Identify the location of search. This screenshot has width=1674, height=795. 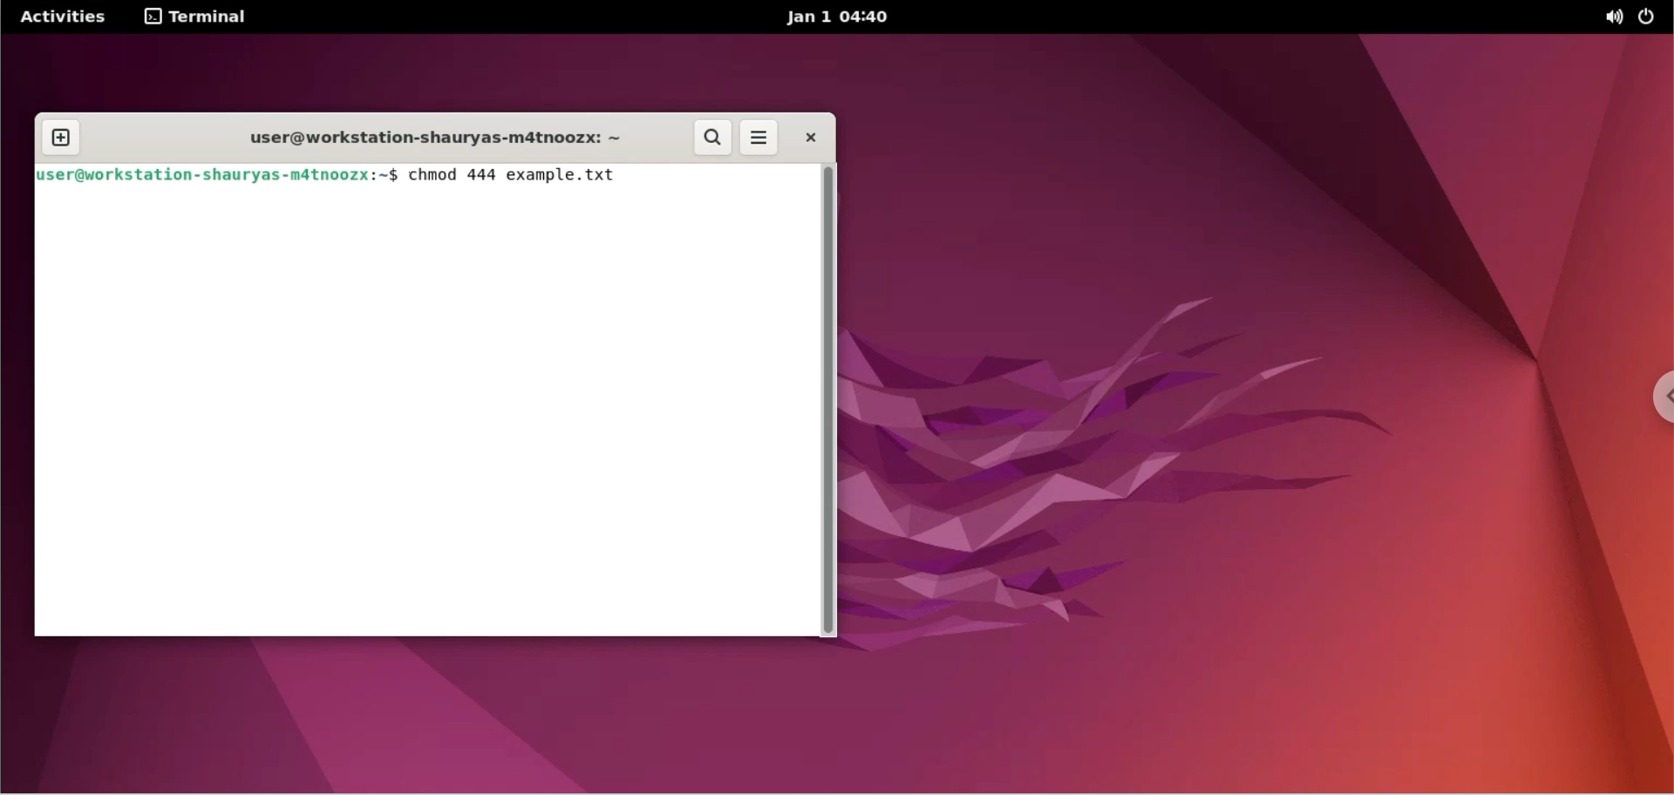
(709, 137).